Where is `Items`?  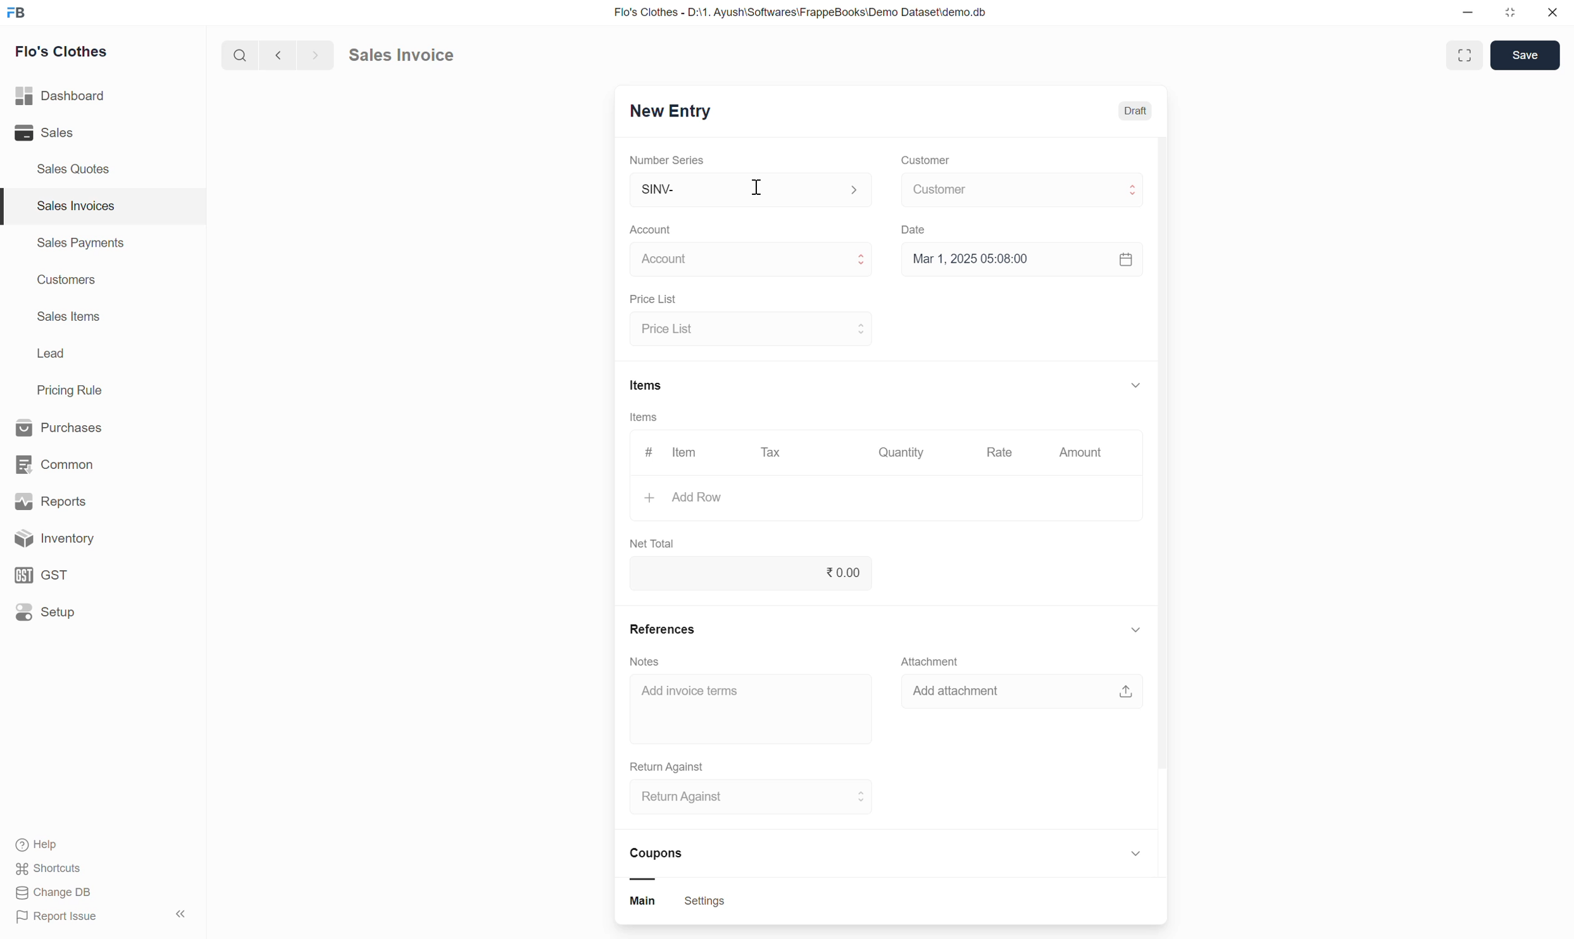
Items is located at coordinates (646, 385).